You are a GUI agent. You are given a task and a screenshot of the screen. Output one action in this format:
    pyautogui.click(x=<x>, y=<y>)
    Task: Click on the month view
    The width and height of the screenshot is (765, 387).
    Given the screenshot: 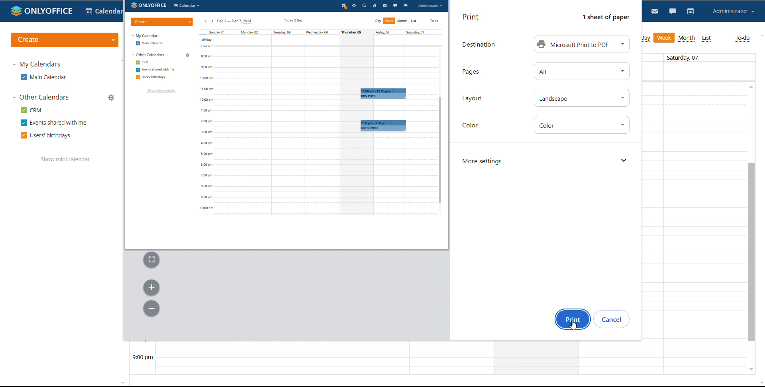 What is the action you would take?
    pyautogui.click(x=687, y=38)
    